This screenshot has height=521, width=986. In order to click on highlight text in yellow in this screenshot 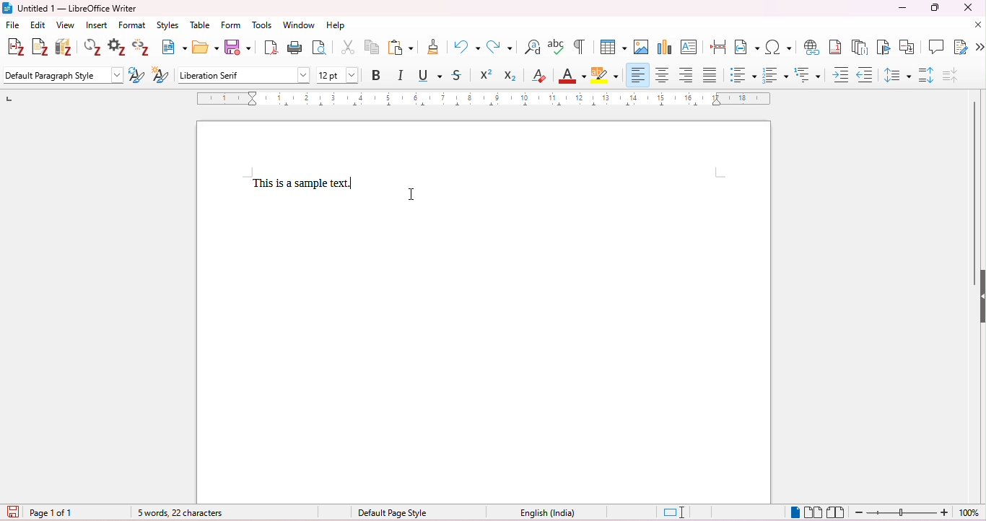, I will do `click(605, 76)`.